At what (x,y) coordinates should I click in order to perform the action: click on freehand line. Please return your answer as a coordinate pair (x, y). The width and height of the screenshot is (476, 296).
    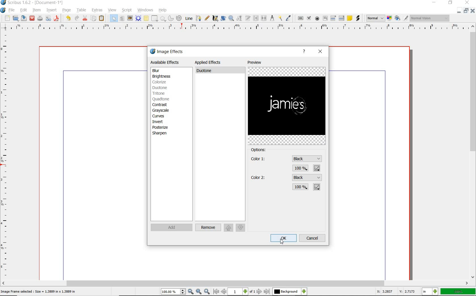
    Looking at the image, I should click on (207, 19).